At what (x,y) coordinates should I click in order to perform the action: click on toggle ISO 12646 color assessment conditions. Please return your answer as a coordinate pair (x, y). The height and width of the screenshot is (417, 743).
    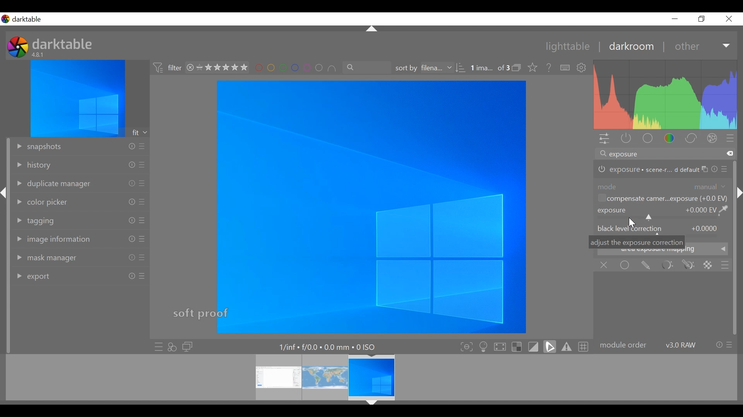
    Looking at the image, I should click on (483, 346).